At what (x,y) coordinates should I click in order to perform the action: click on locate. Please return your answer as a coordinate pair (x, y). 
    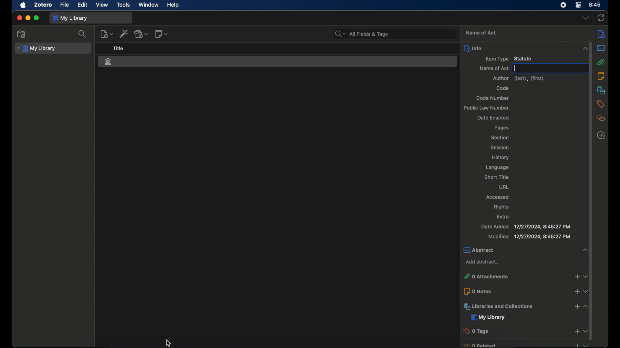
    Looking at the image, I should click on (601, 136).